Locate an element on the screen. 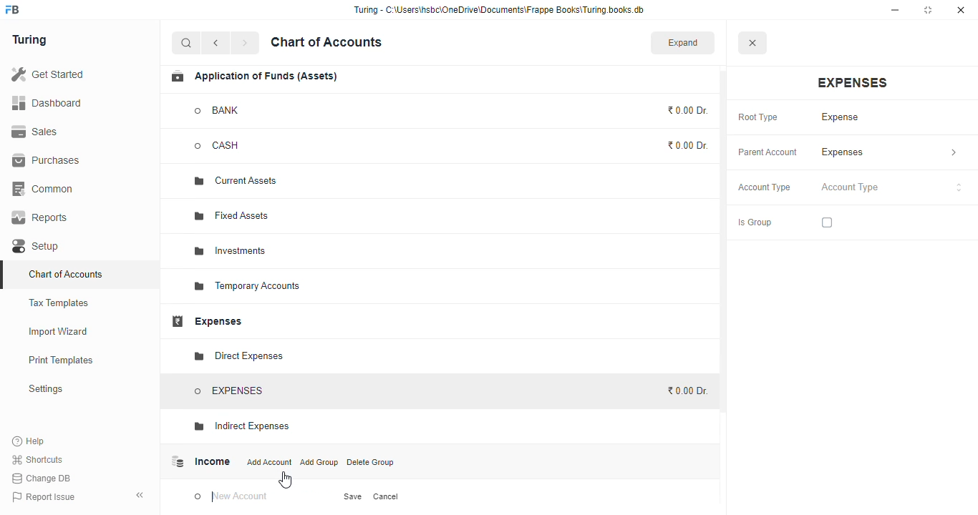  report issue is located at coordinates (43, 496).